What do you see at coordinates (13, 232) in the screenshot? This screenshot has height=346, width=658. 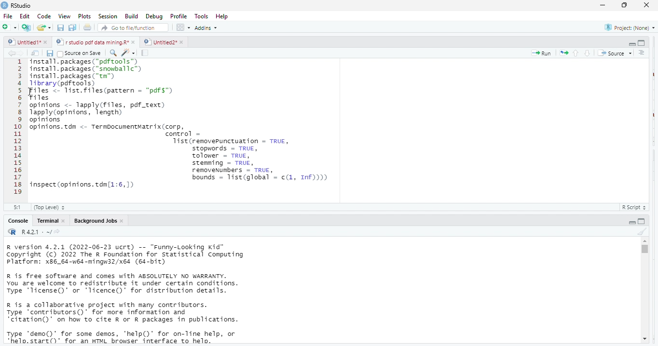 I see `rs studio` at bounding box center [13, 232].